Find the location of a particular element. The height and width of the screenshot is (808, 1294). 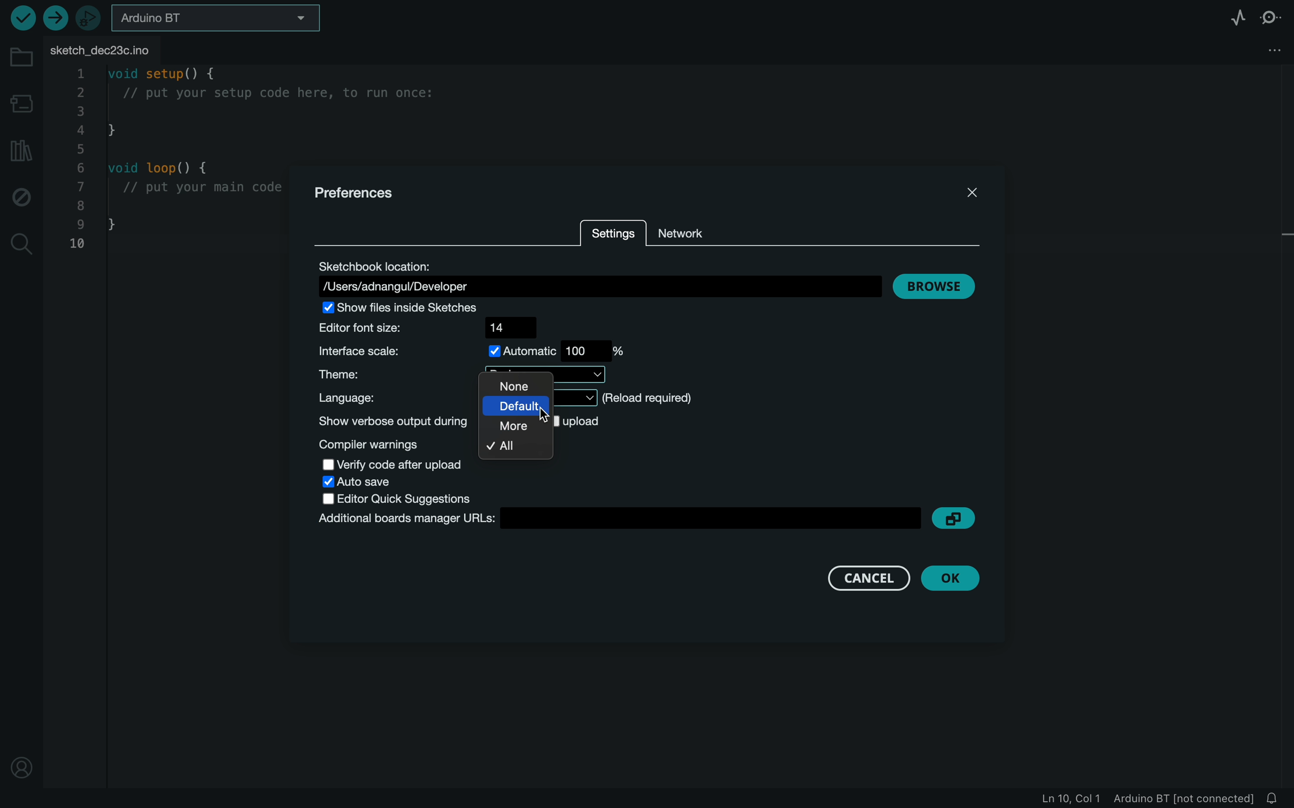

quick suggestion  is located at coordinates (391, 499).